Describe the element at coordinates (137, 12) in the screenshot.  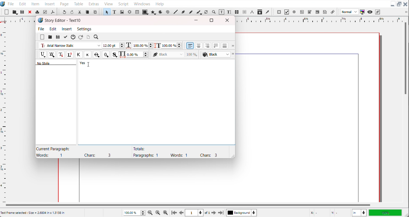
I see `Table` at that location.